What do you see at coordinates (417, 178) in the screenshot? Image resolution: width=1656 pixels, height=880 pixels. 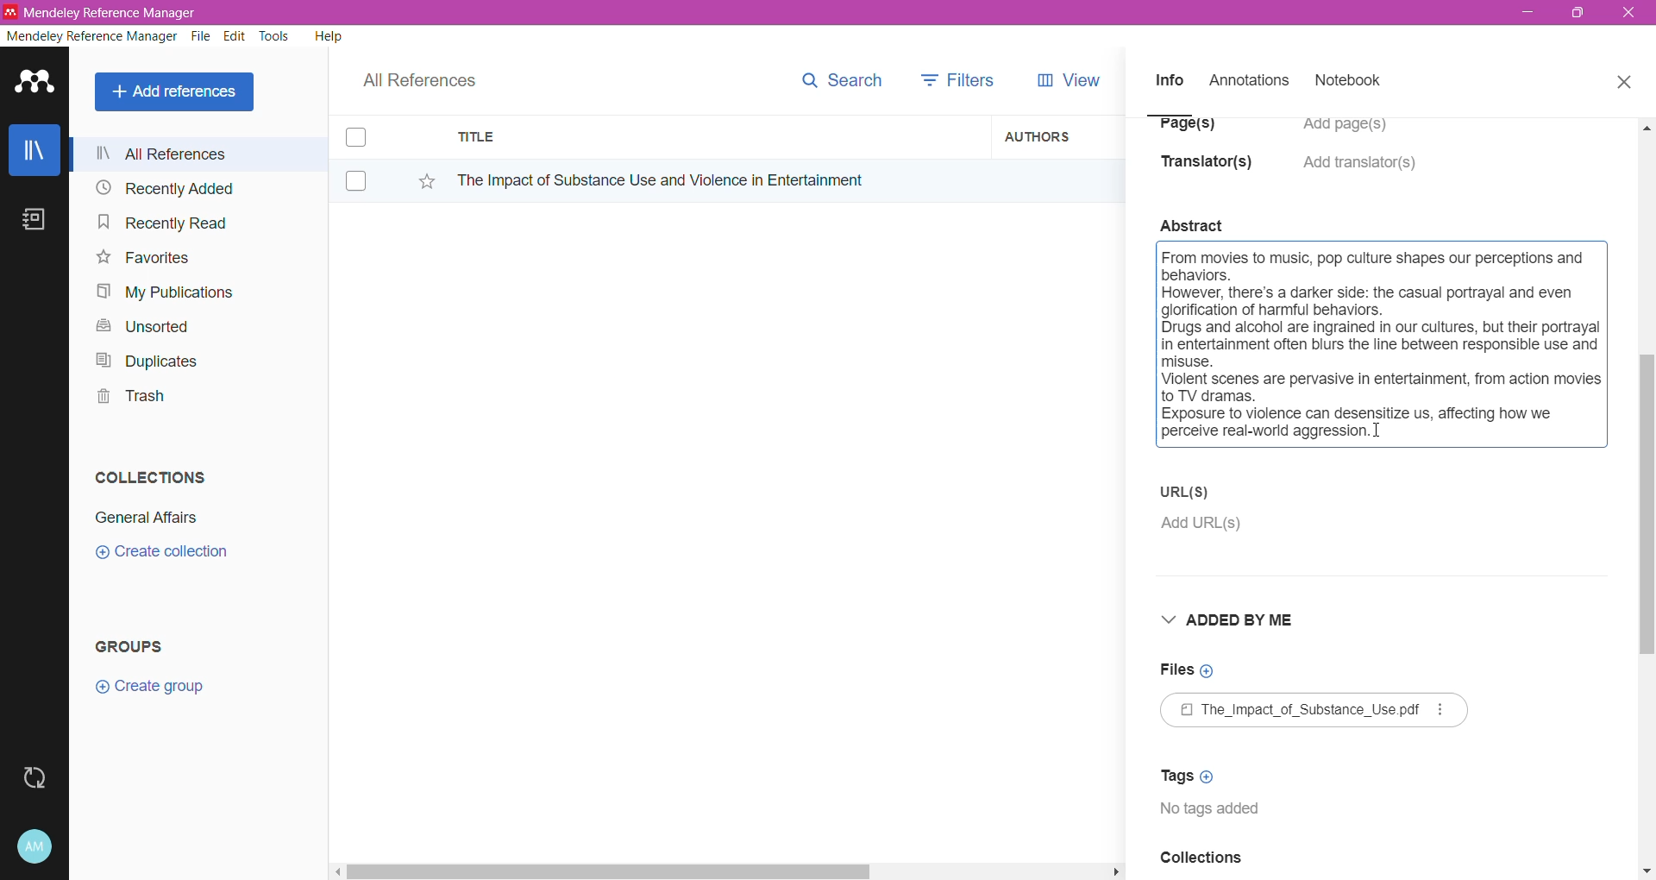 I see `Click to Add to Favorites` at bounding box center [417, 178].